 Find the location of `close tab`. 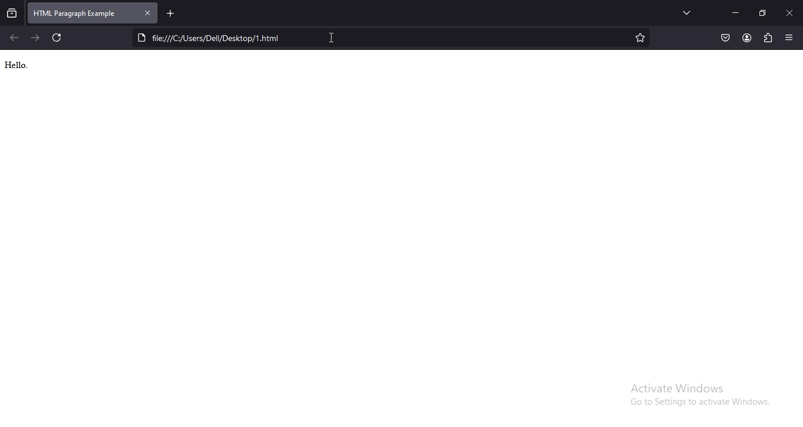

close tab is located at coordinates (148, 13).